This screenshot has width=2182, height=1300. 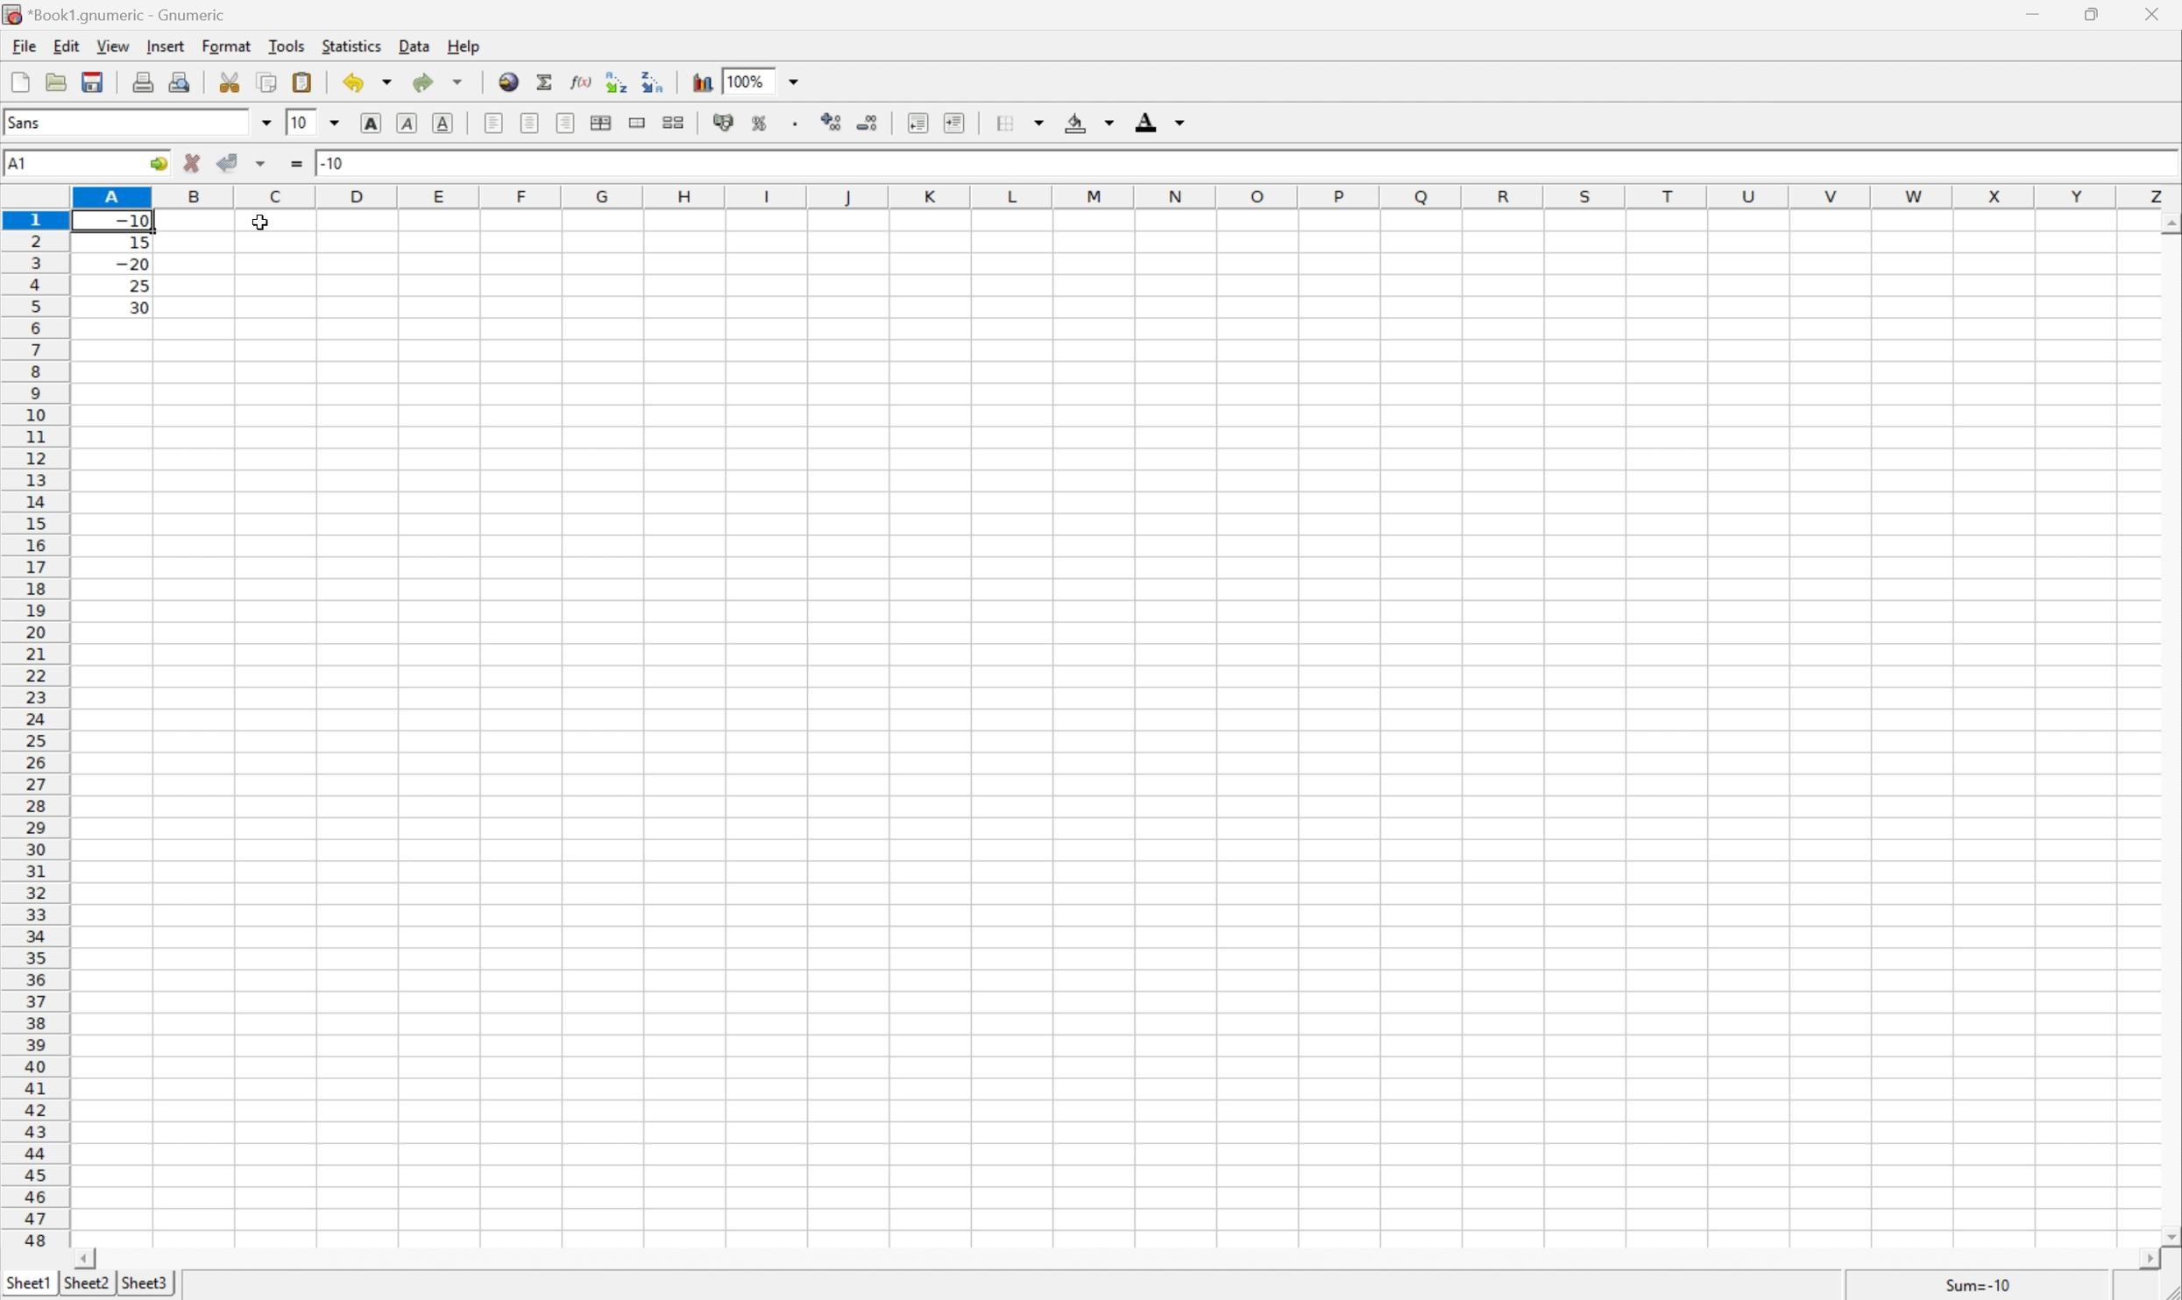 What do you see at coordinates (492, 121) in the screenshot?
I see `Align left` at bounding box center [492, 121].